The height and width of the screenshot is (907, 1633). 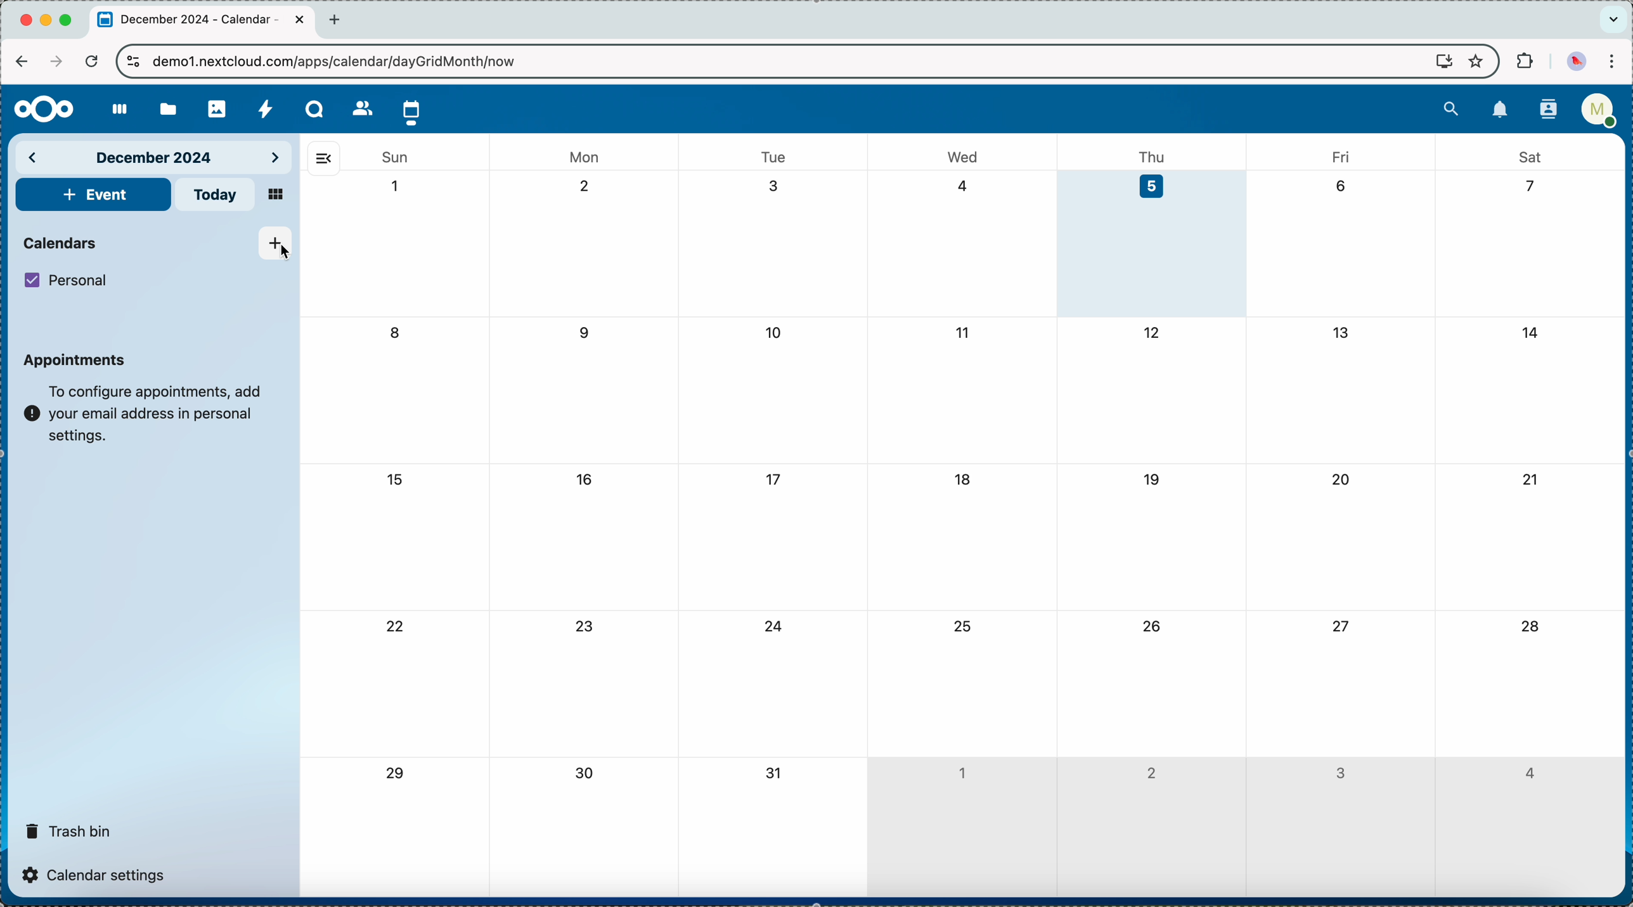 What do you see at coordinates (1451, 107) in the screenshot?
I see `search` at bounding box center [1451, 107].